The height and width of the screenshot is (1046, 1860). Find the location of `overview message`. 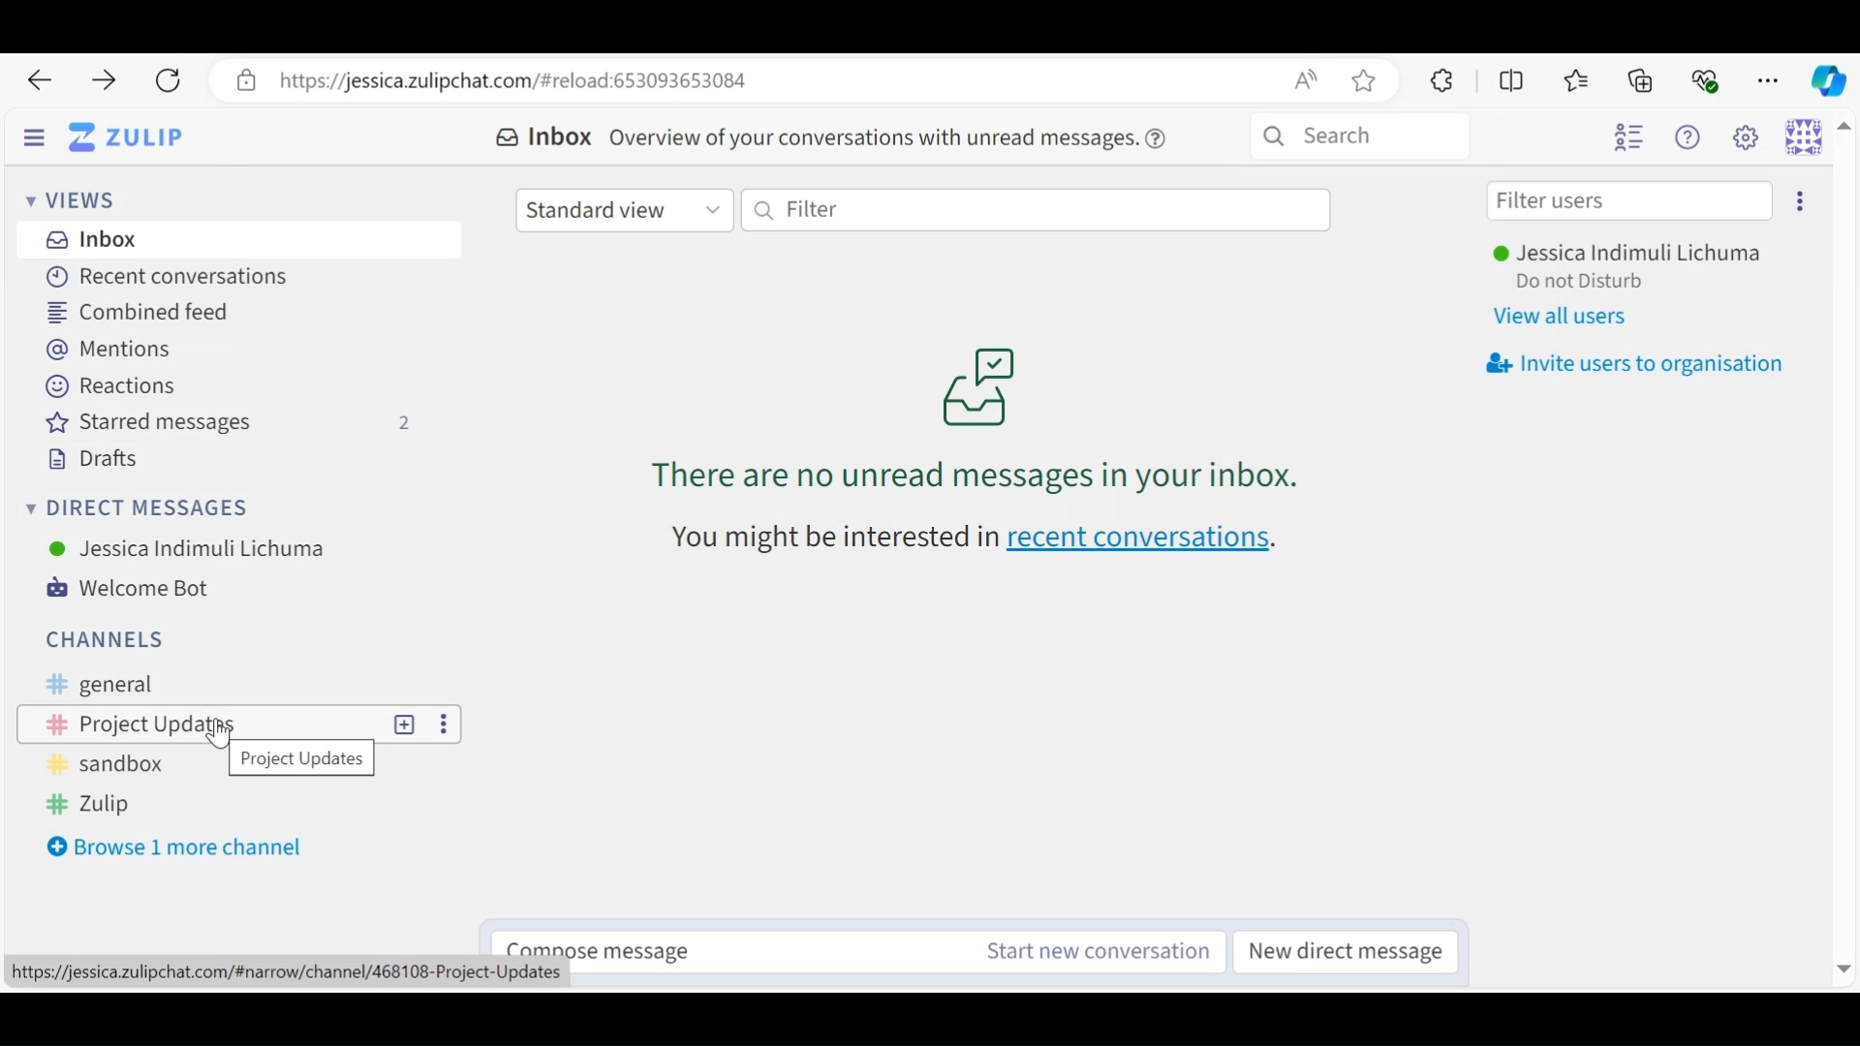

overview message is located at coordinates (890, 137).